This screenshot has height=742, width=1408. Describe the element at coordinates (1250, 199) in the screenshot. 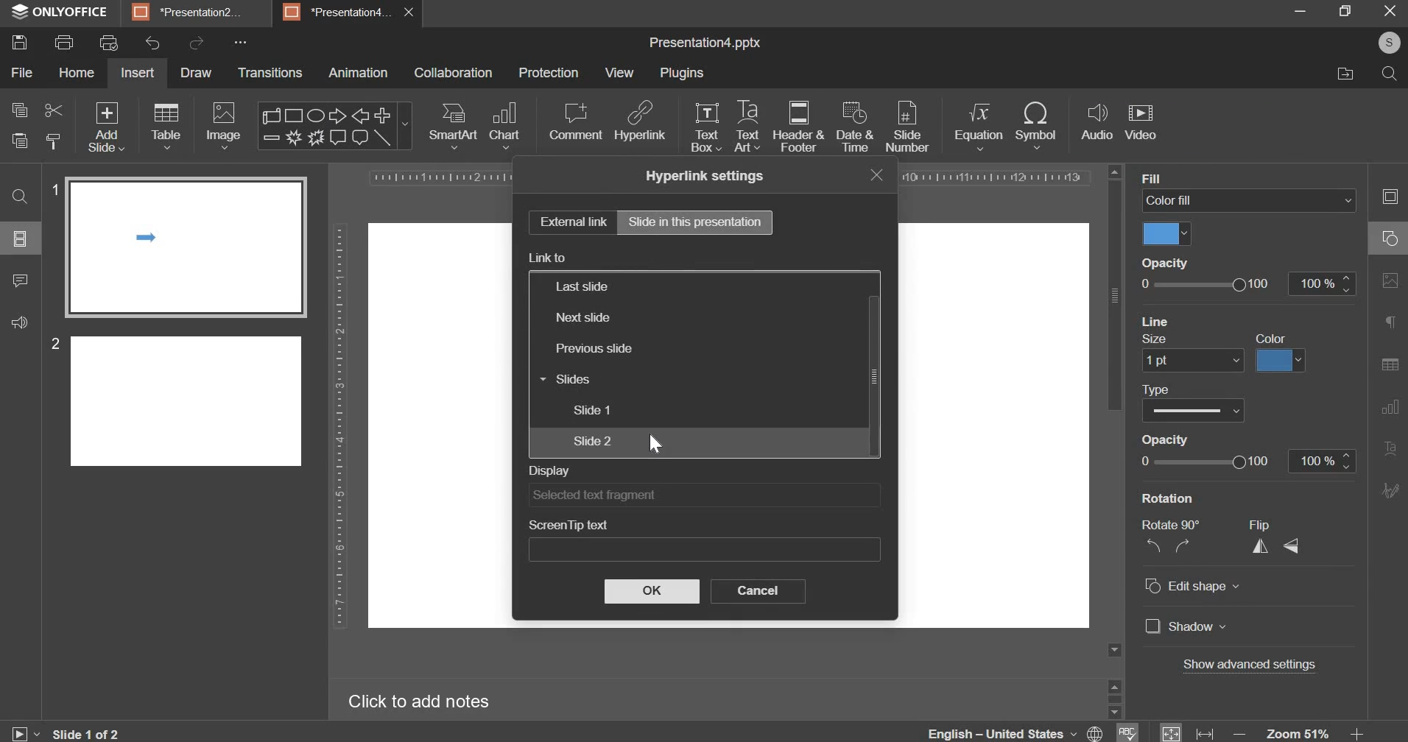

I see `background fill` at that location.